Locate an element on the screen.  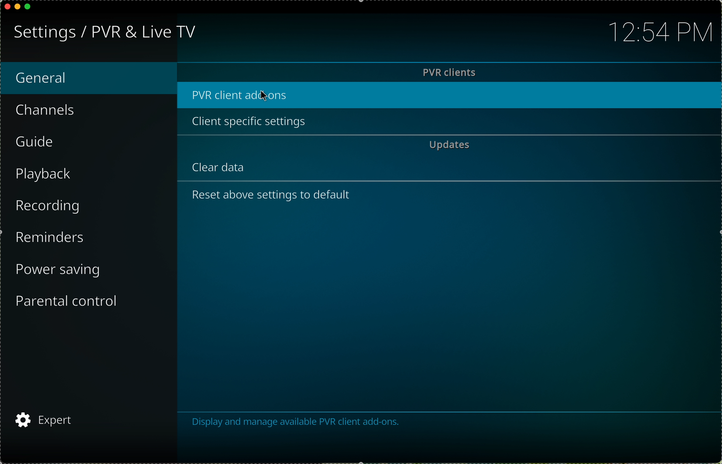
recording is located at coordinates (47, 207).